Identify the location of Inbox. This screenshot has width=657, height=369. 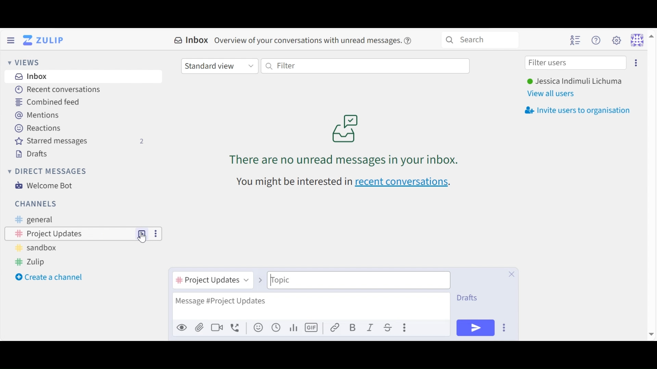
(192, 40).